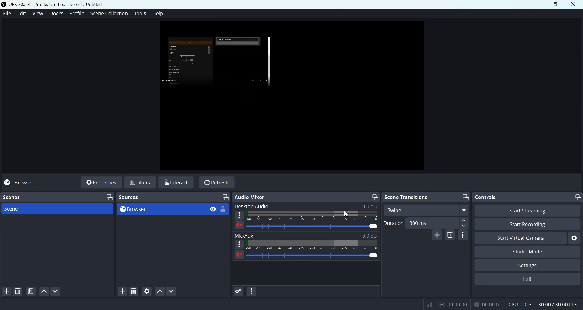 Image resolution: width=583 pixels, height=310 pixels. I want to click on Advance audio properties, so click(238, 291).